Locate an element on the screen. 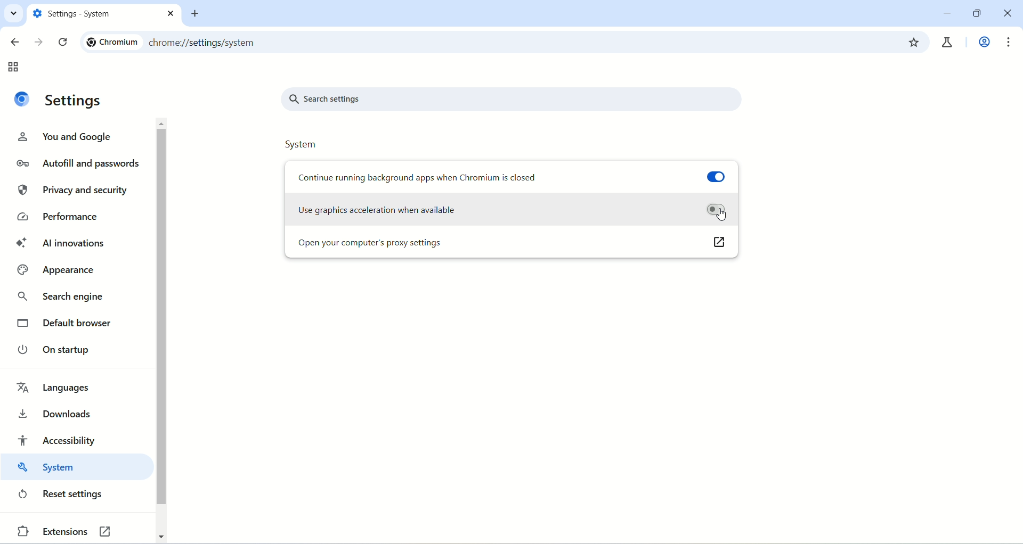  system is located at coordinates (71, 469).